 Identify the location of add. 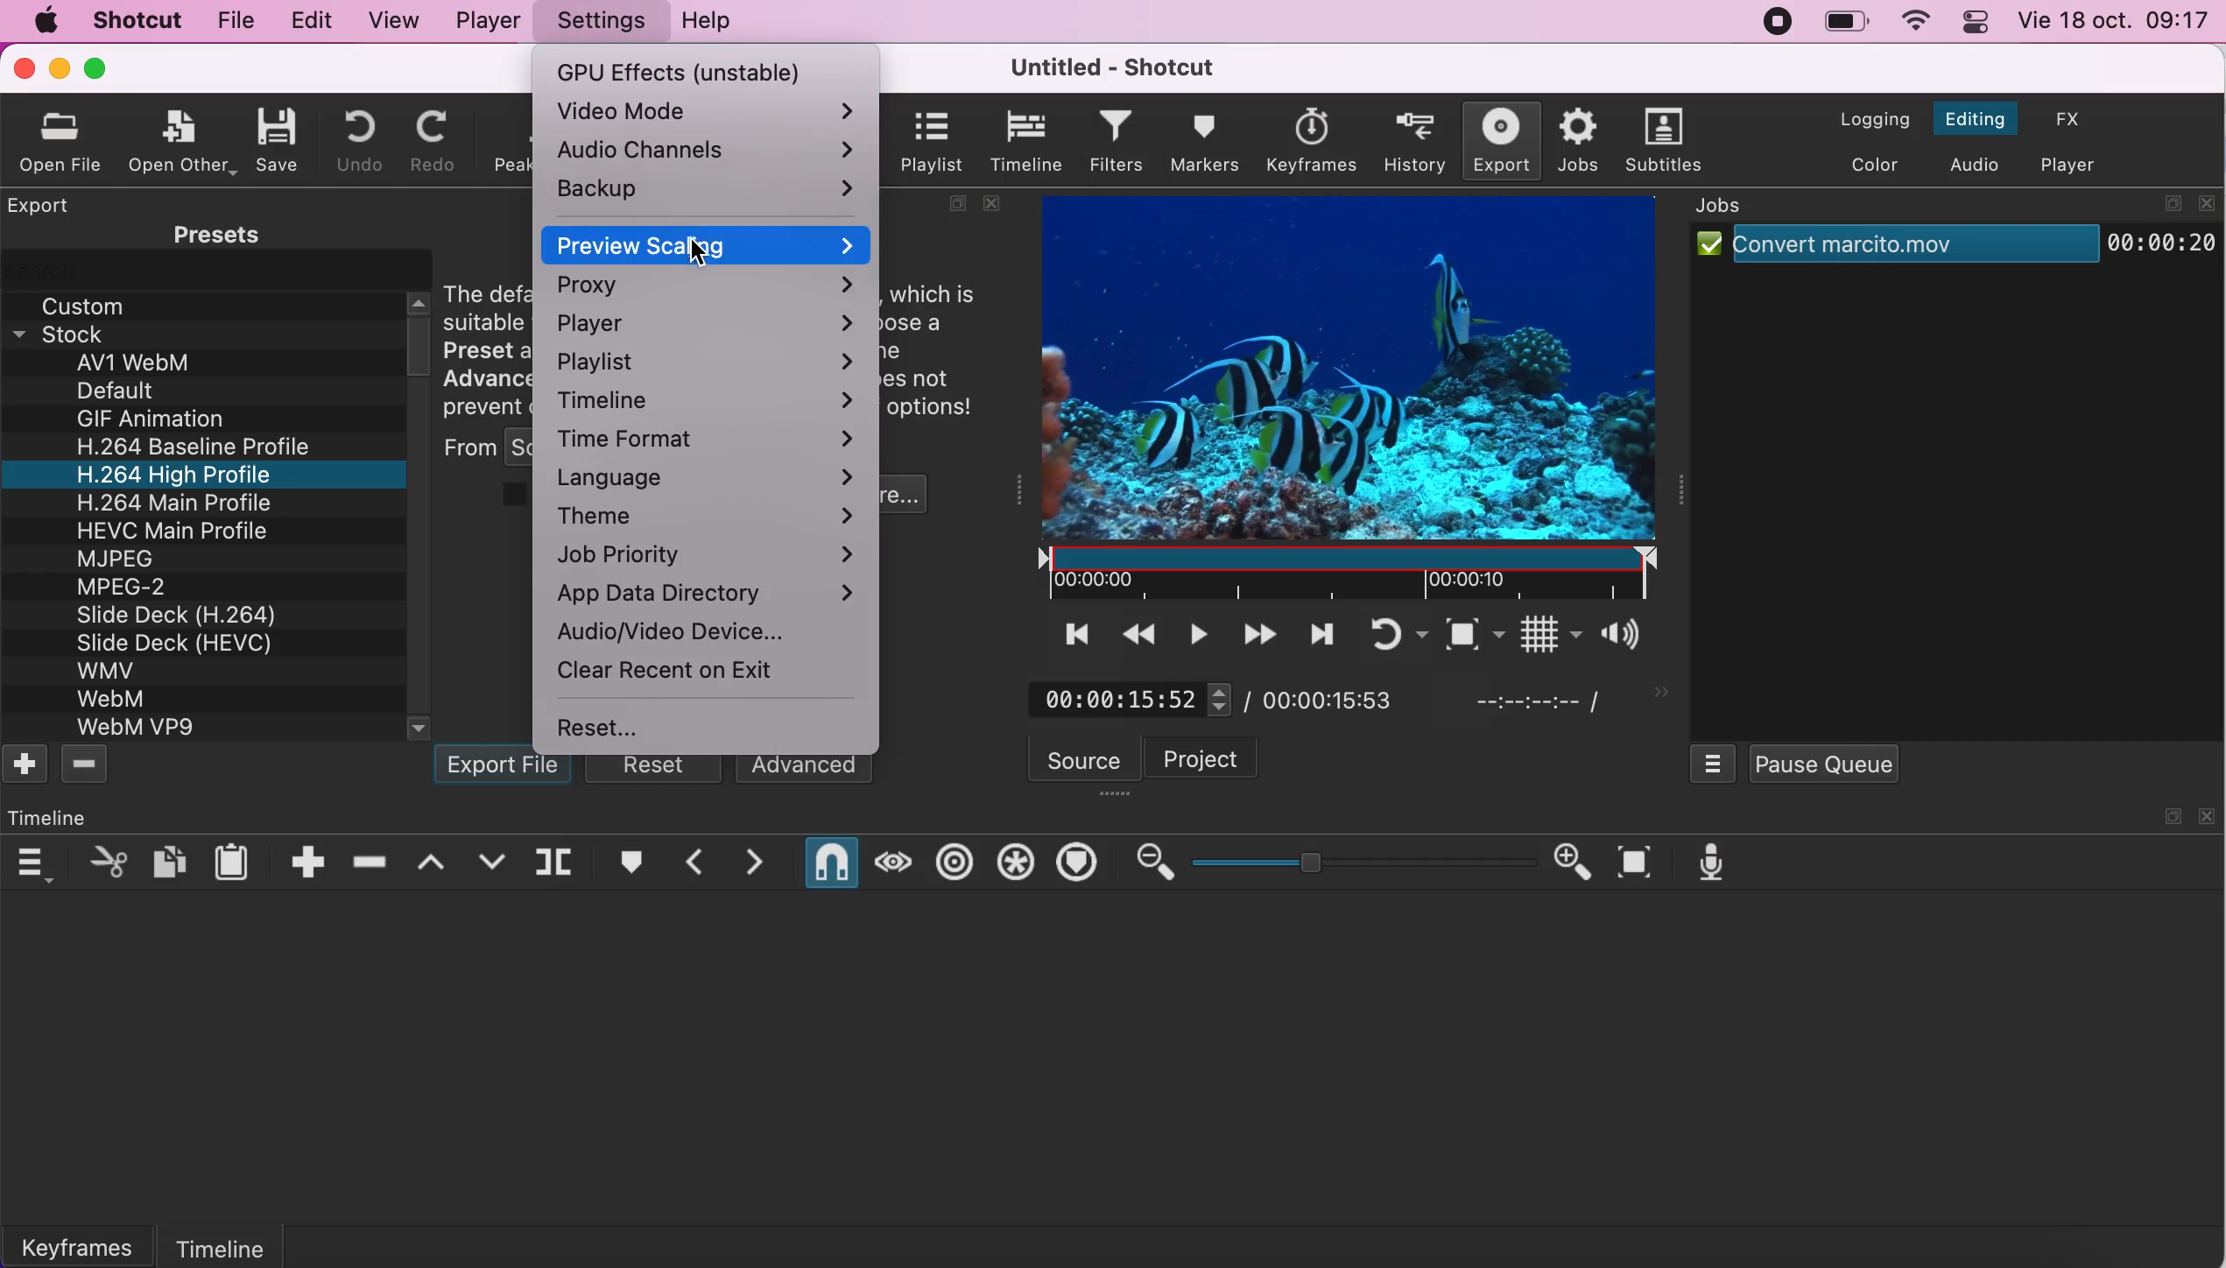
(26, 767).